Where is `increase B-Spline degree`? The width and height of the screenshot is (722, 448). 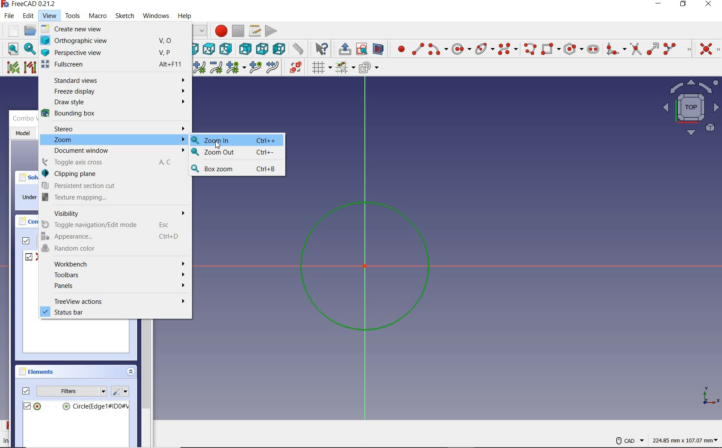
increase B-Spline degree is located at coordinates (198, 68).